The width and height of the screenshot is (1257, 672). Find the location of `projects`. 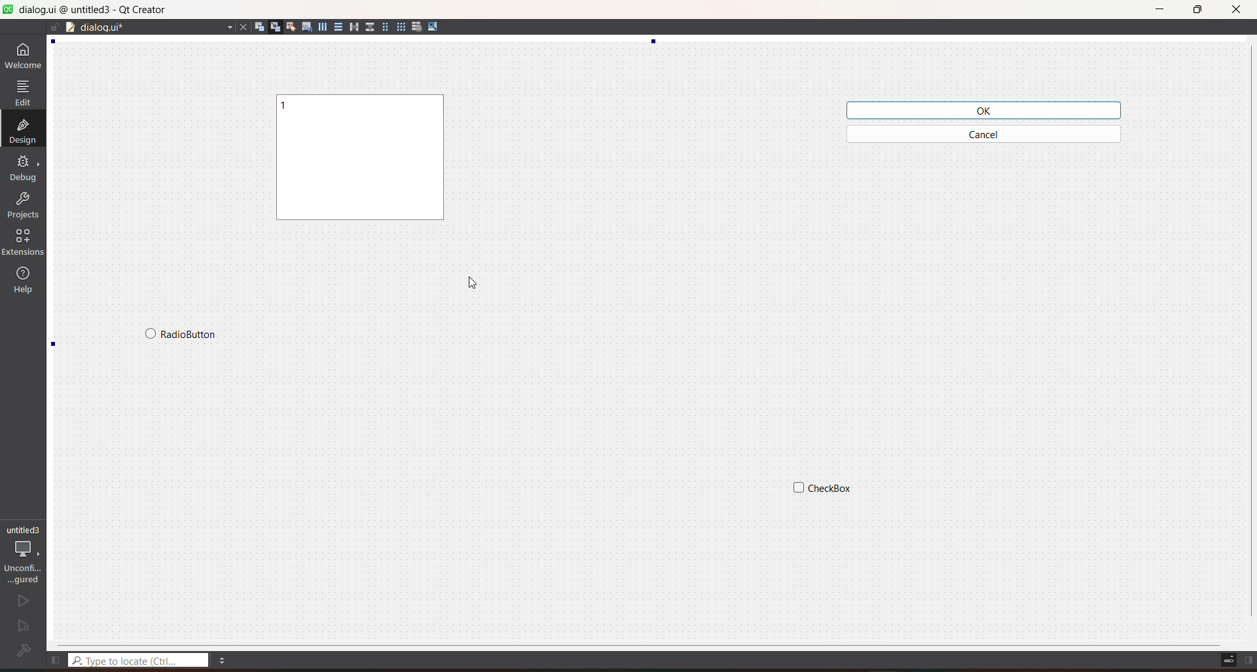

projects is located at coordinates (26, 203).